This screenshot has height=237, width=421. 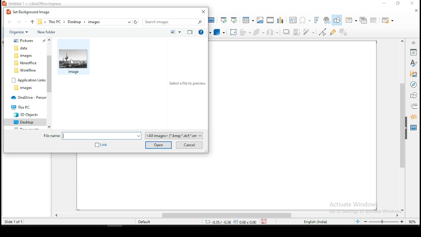 What do you see at coordinates (416, 10) in the screenshot?
I see `close` at bounding box center [416, 10].